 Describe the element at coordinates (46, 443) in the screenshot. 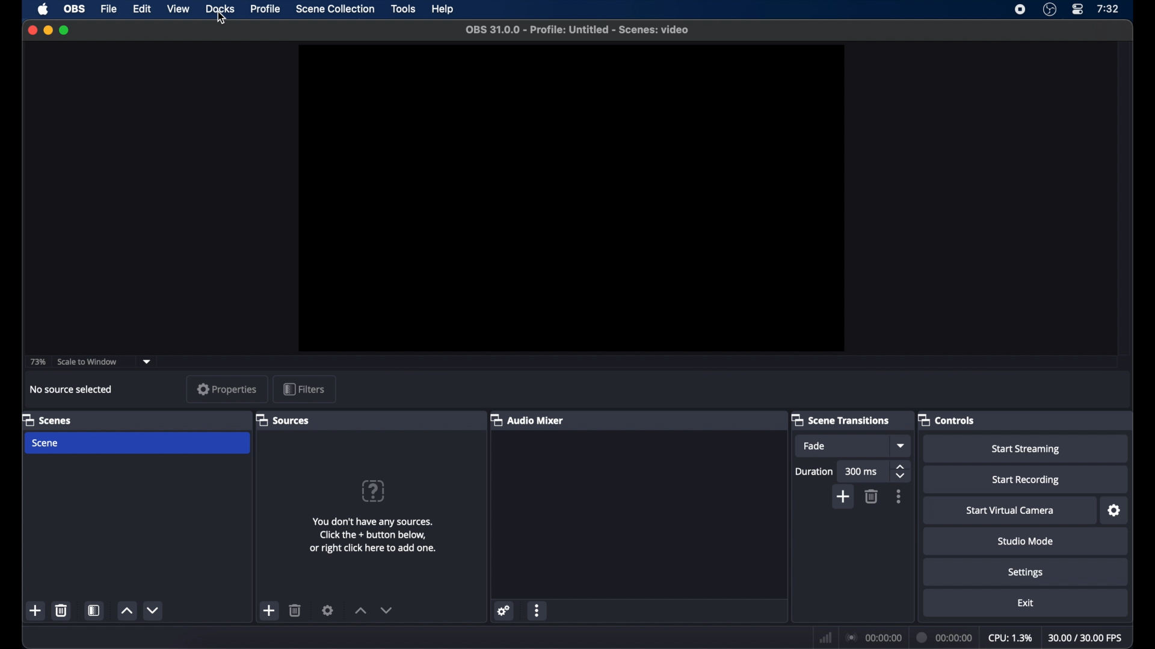

I see `scene` at that location.